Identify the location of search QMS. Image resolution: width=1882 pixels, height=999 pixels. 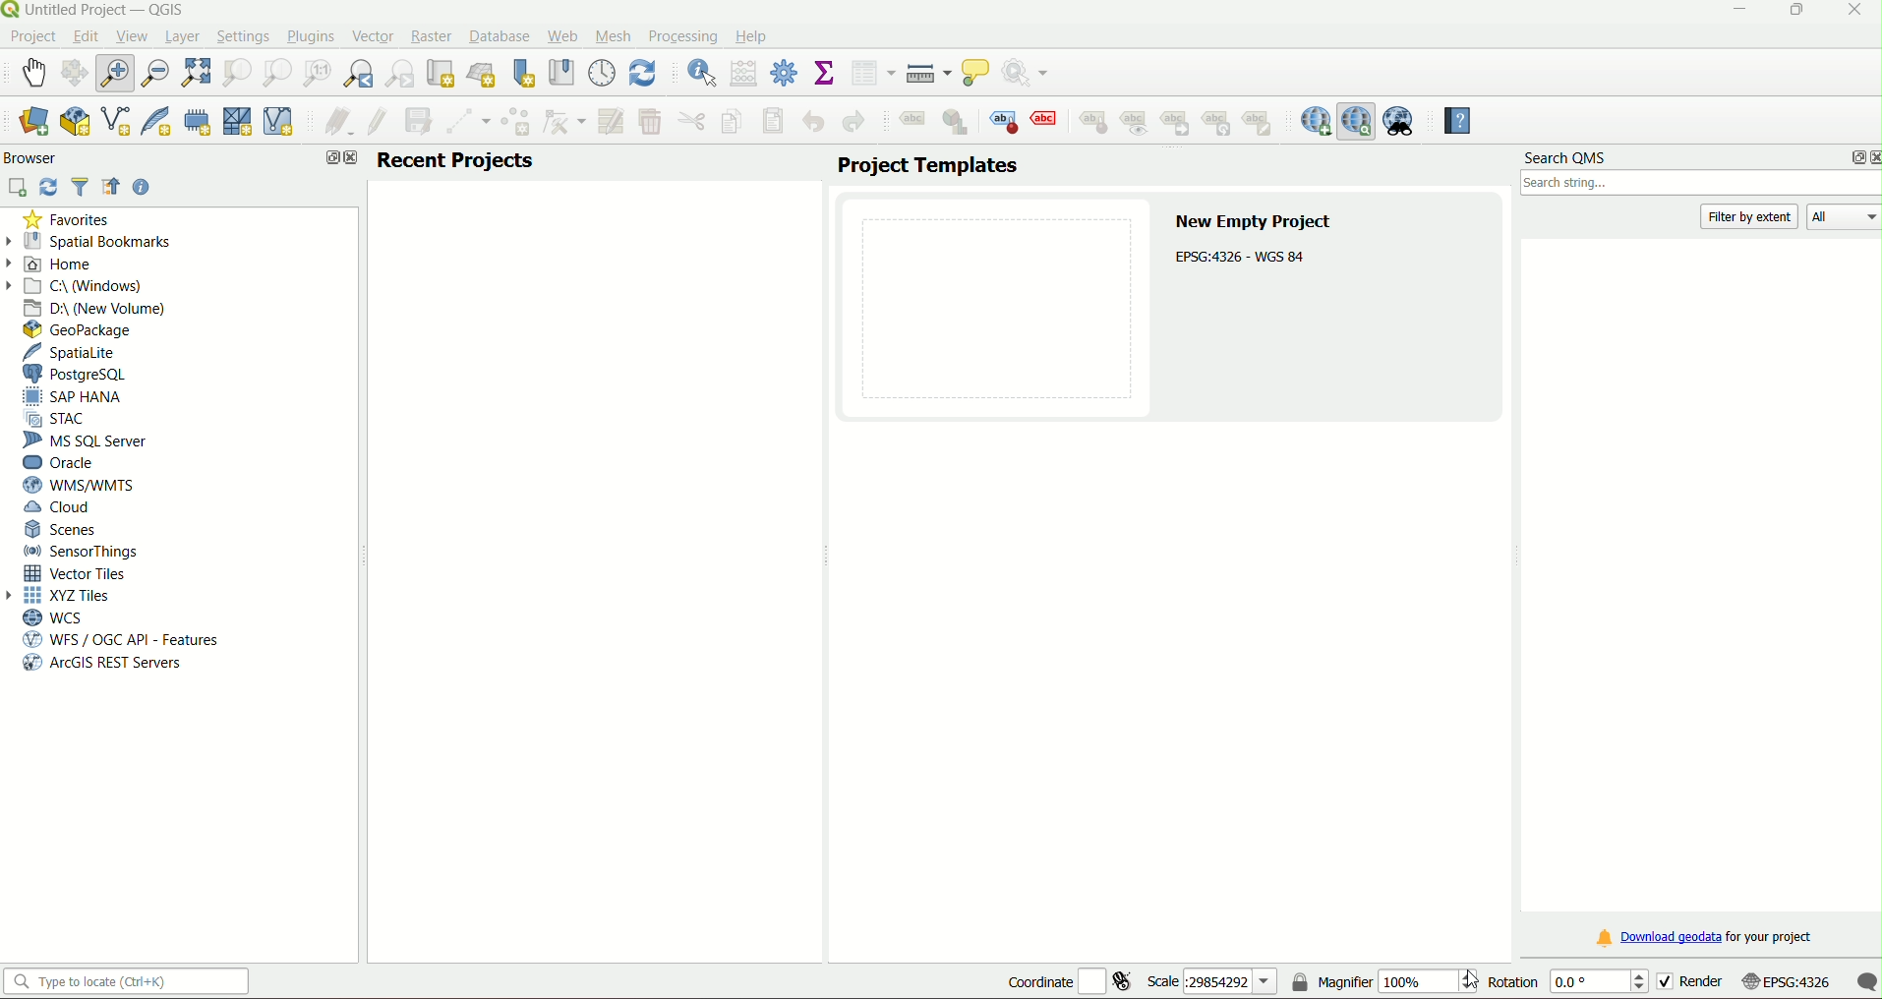
(1357, 121).